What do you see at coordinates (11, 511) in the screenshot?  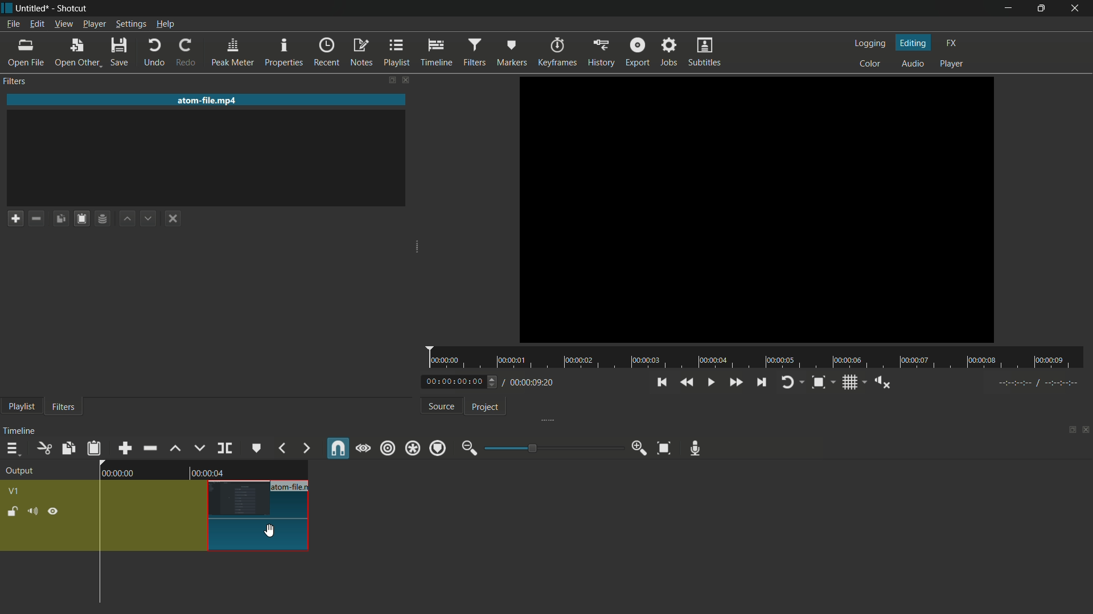 I see `lock` at bounding box center [11, 511].